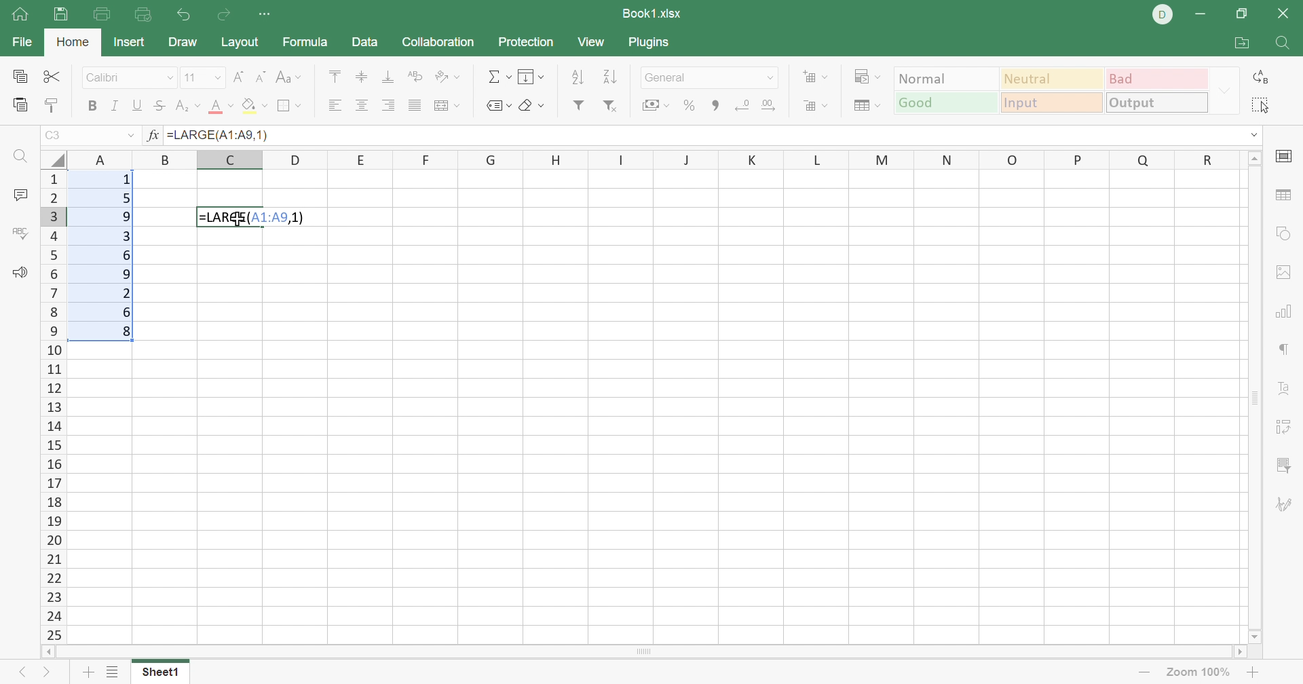  I want to click on 5, so click(126, 199).